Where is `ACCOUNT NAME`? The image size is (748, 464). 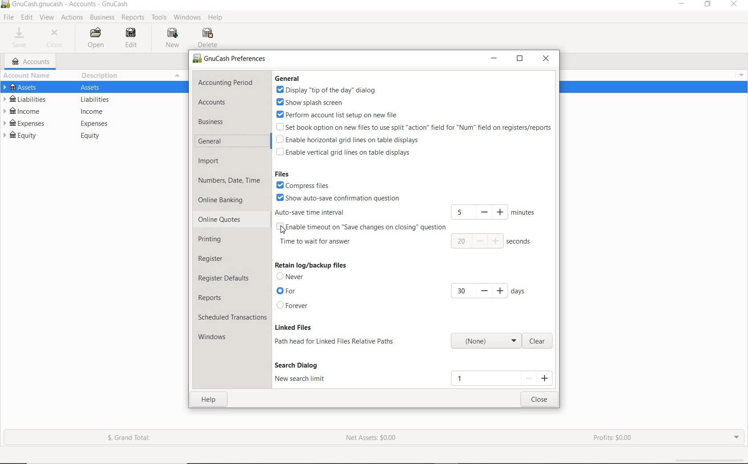
ACCOUNT NAME is located at coordinates (27, 76).